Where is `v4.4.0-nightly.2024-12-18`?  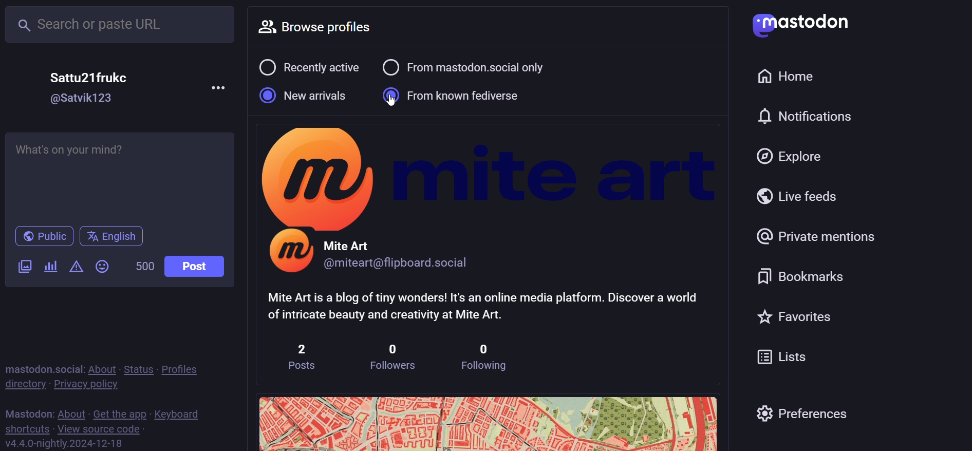 v4.4.0-nightly.2024-12-18 is located at coordinates (62, 442).